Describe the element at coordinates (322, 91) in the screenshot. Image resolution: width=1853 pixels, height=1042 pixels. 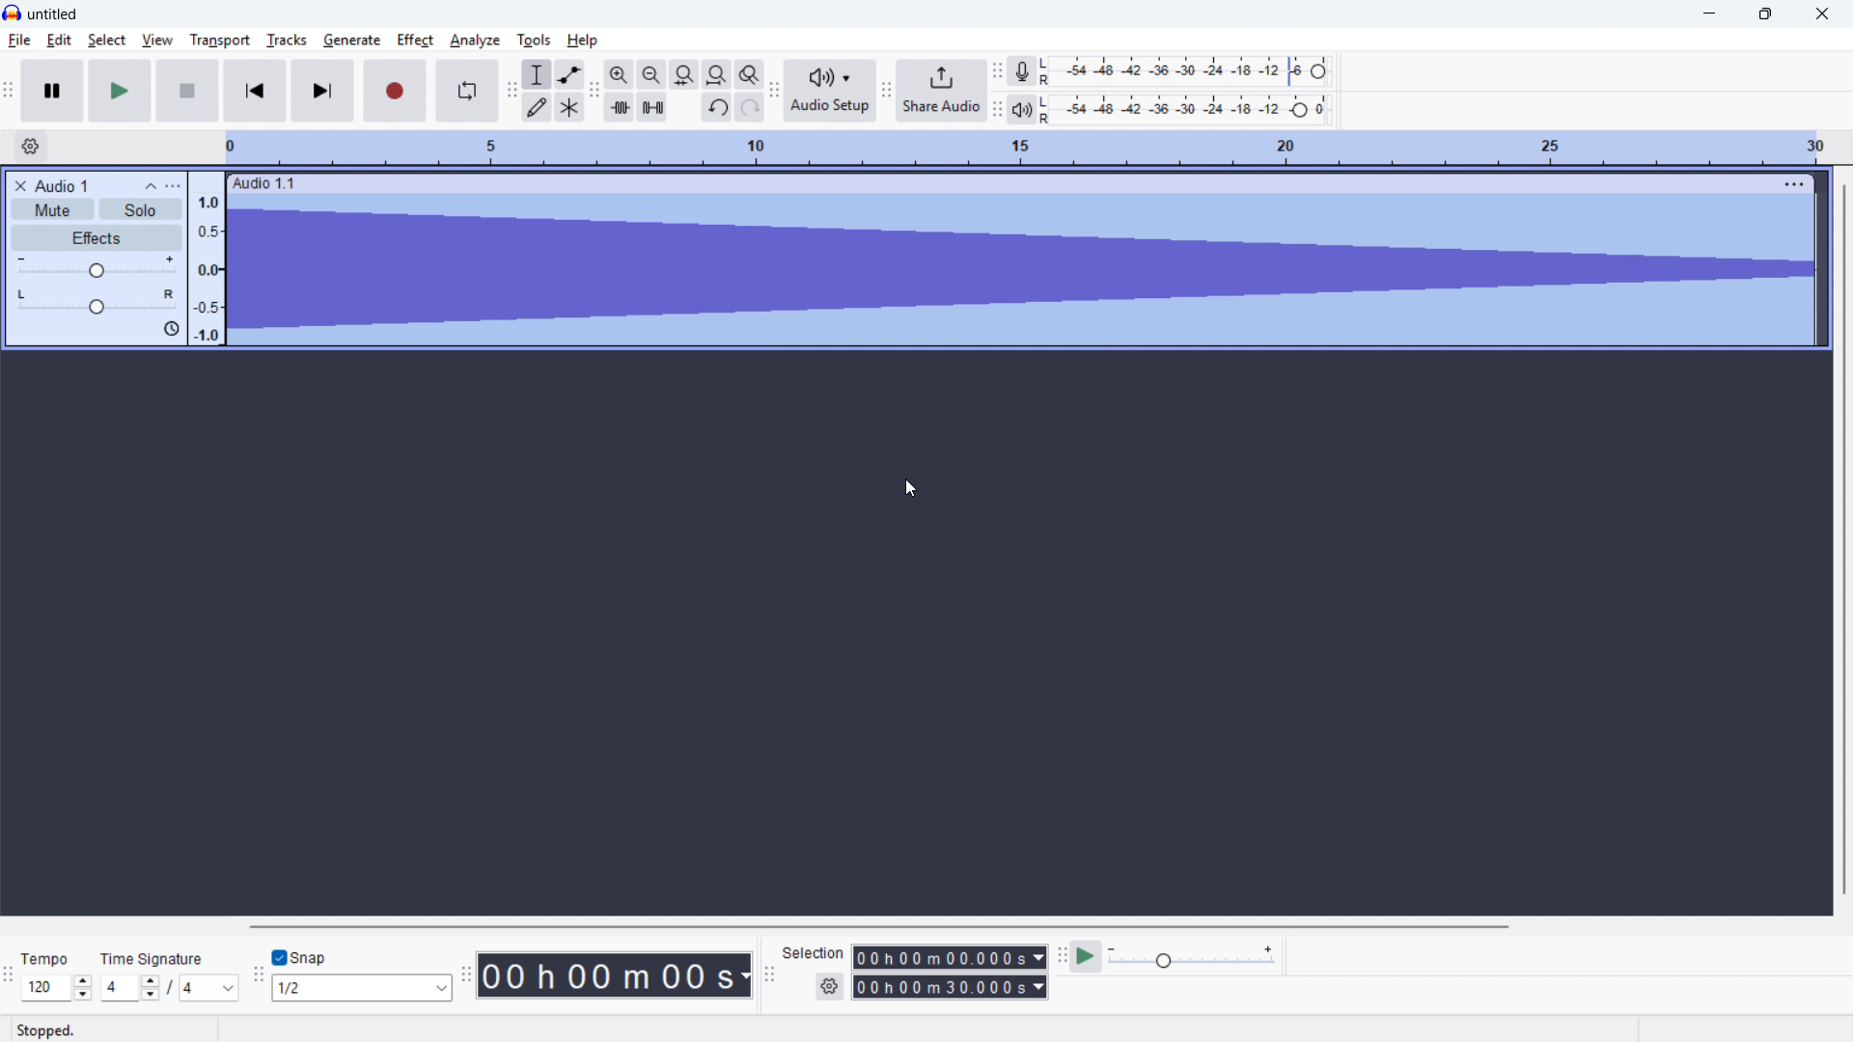
I see `Skip to end  ` at that location.